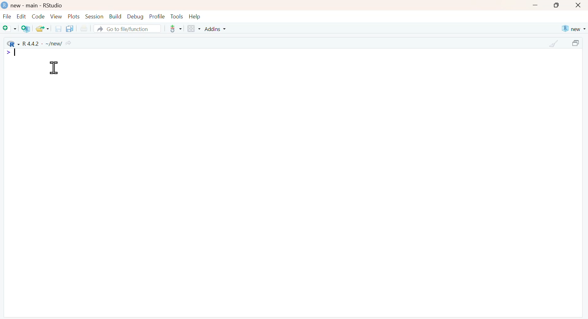  I want to click on clear console, so click(554, 44).